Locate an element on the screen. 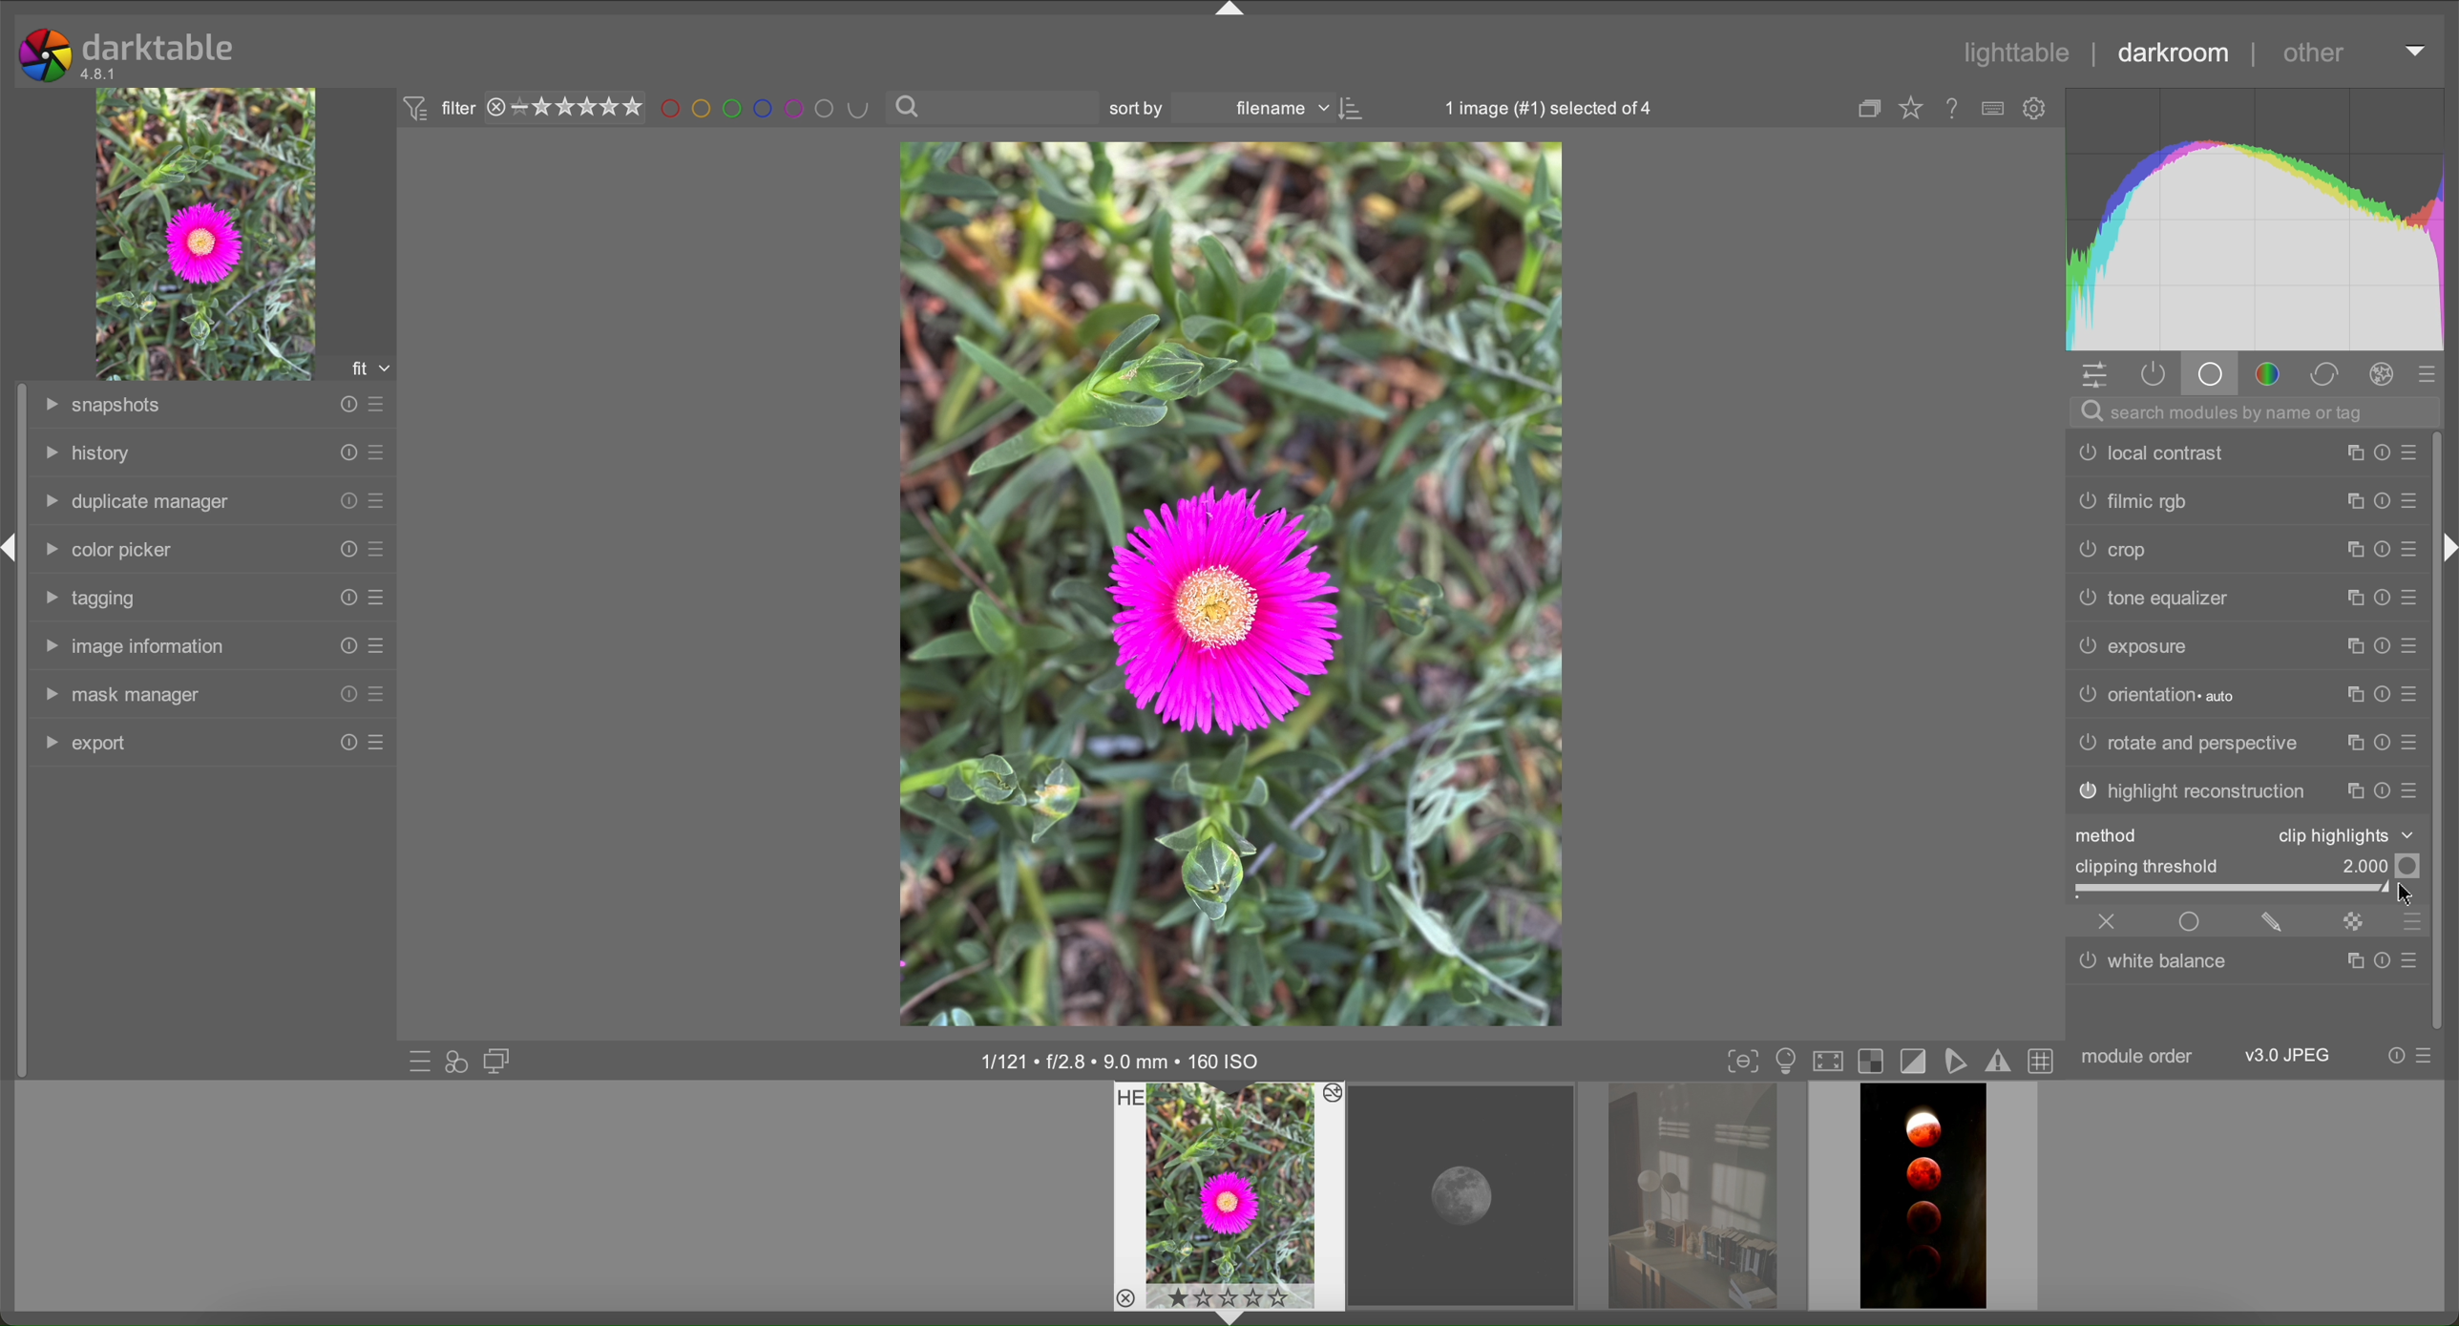 Image resolution: width=2459 pixels, height=1326 pixels. arrow is located at coordinates (1230, 11).